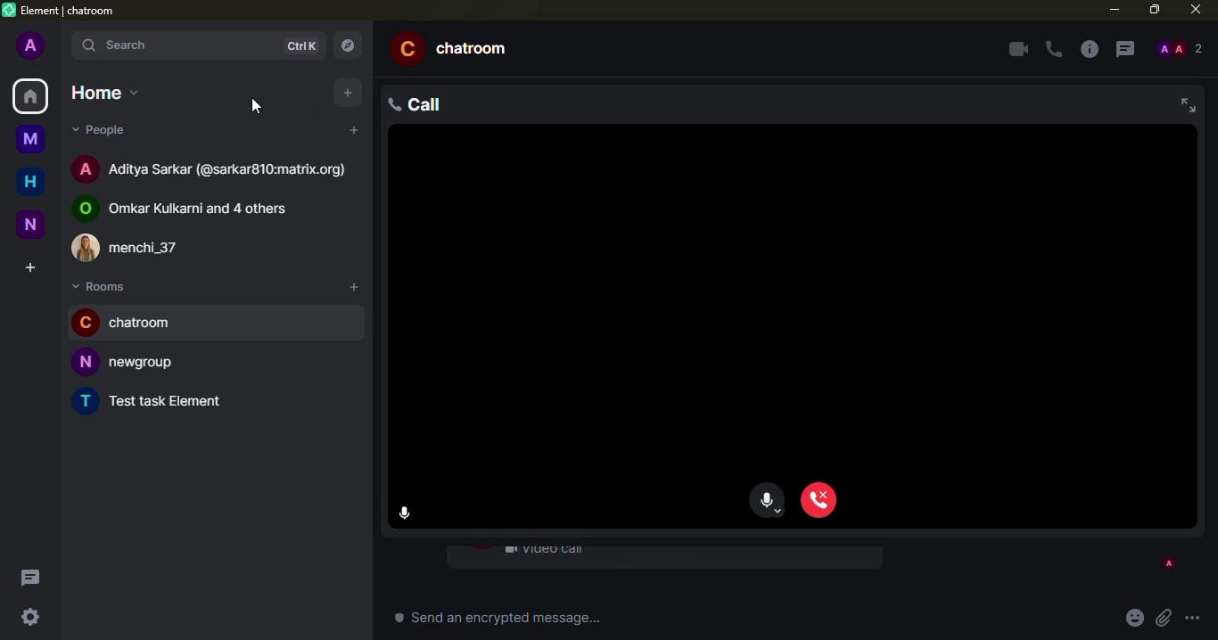 The height and width of the screenshot is (640, 1218). Describe the element at coordinates (31, 46) in the screenshot. I see `profile` at that location.